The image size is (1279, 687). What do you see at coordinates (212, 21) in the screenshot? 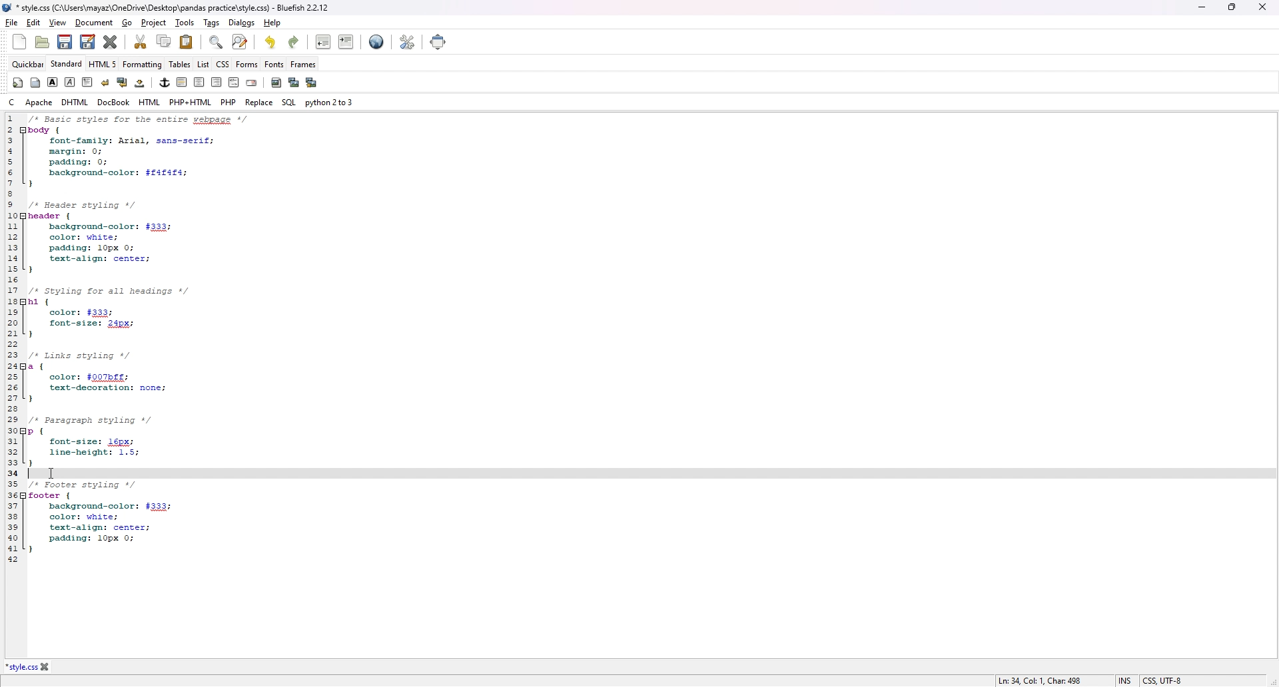
I see `tags` at bounding box center [212, 21].